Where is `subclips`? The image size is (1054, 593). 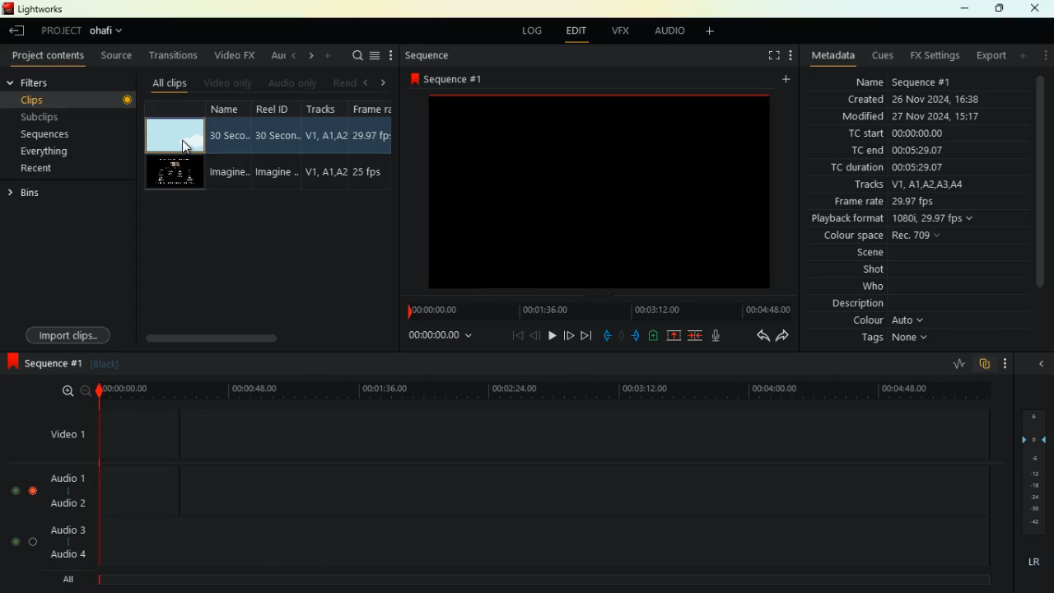 subclips is located at coordinates (49, 118).